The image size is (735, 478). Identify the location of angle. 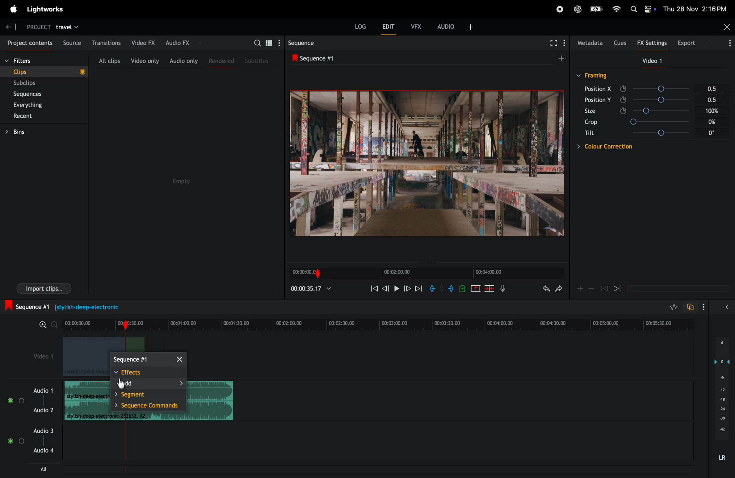
(668, 89).